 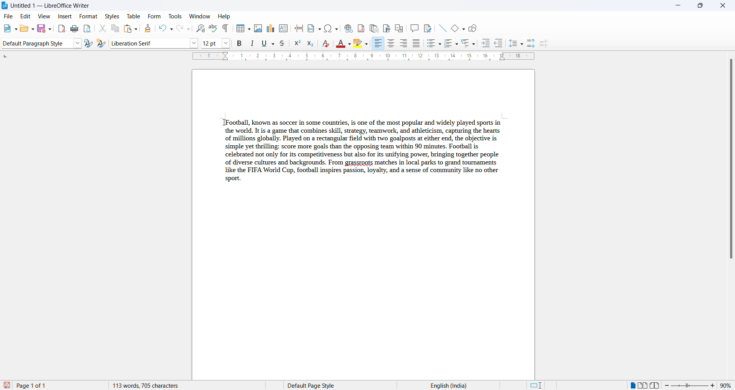 I want to click on page style, so click(x=351, y=385).